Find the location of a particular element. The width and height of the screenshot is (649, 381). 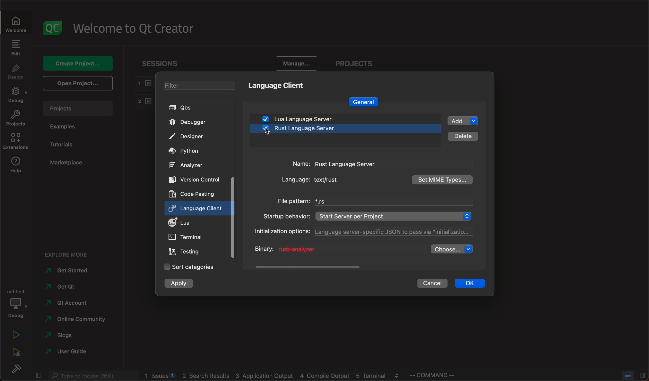

tutorials is located at coordinates (63, 144).